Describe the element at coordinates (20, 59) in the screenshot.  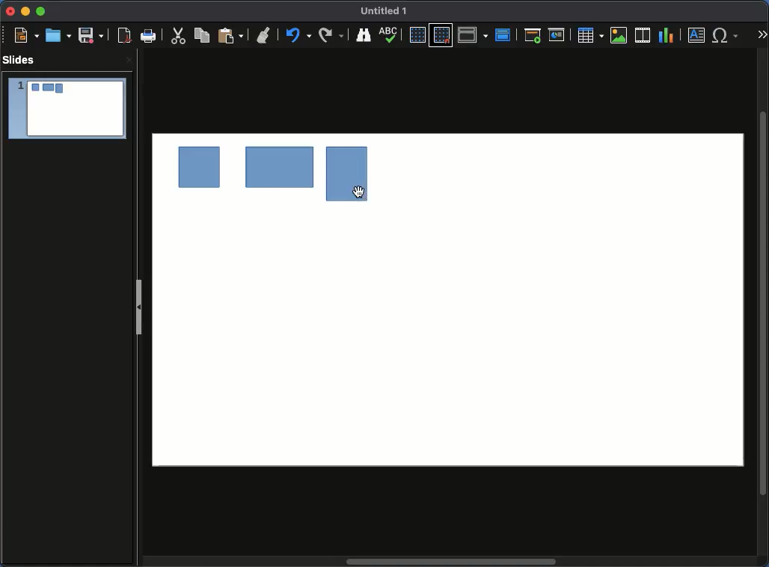
I see `Slides` at that location.